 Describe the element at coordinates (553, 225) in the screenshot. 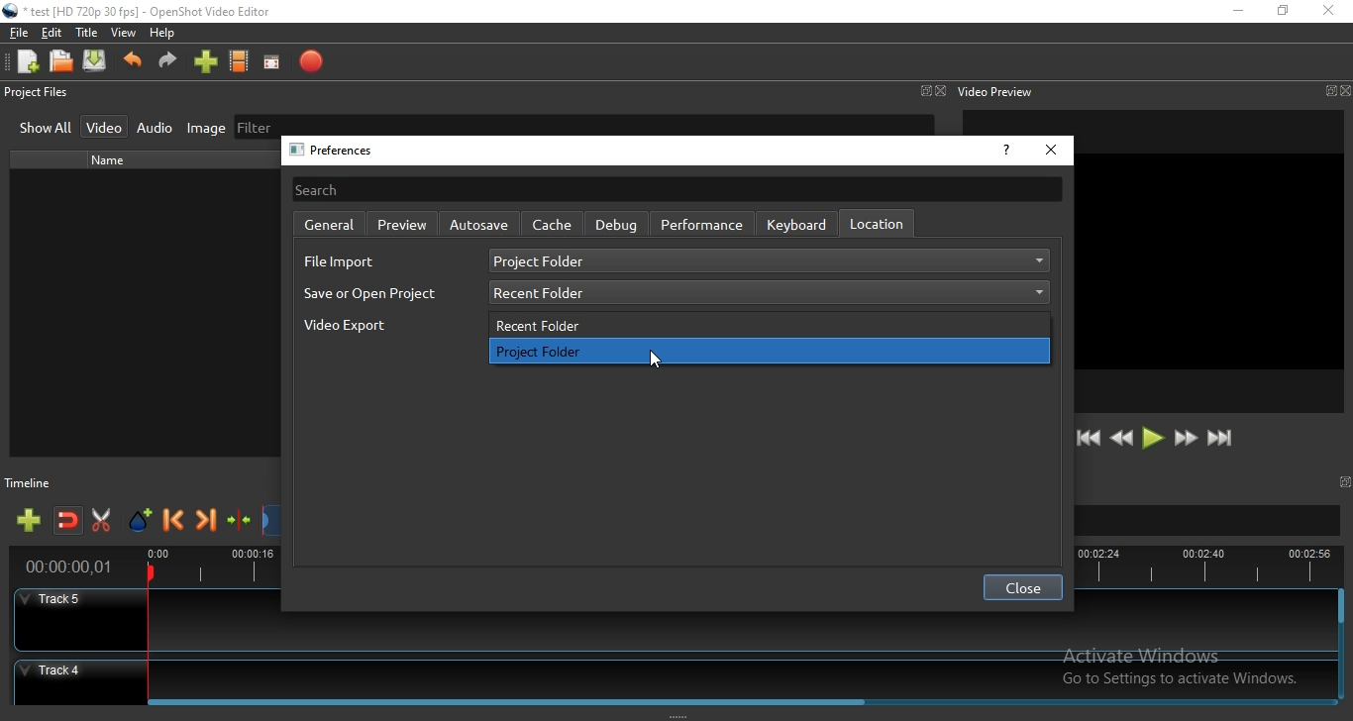

I see `cache` at that location.